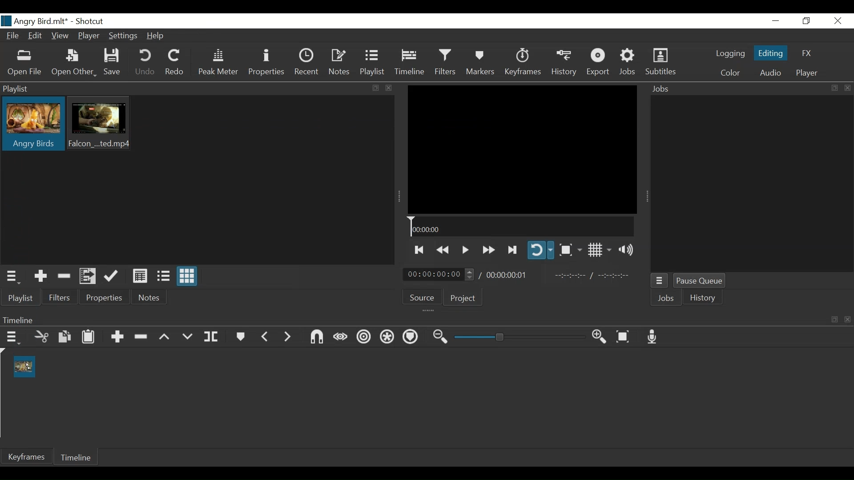  What do you see at coordinates (15, 36) in the screenshot?
I see `File` at bounding box center [15, 36].